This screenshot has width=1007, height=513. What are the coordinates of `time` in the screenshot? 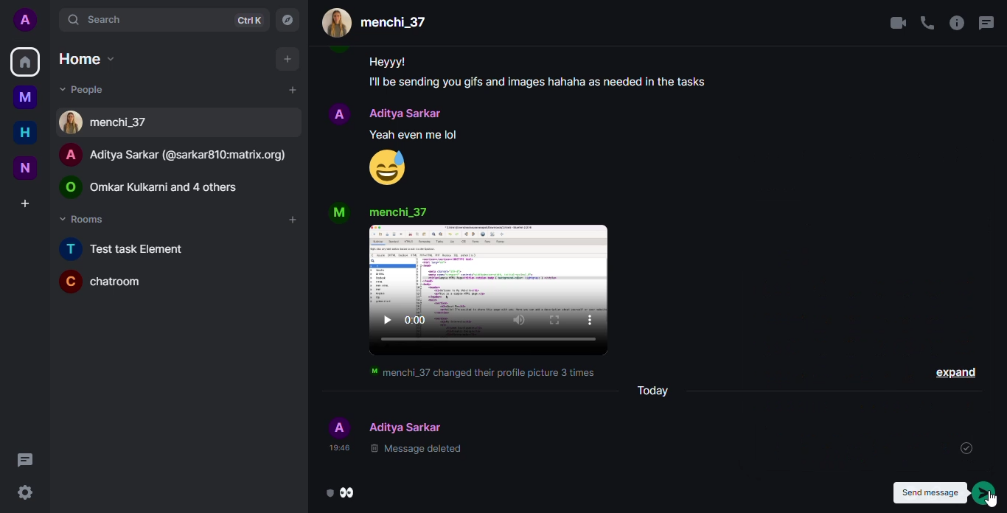 It's located at (335, 448).